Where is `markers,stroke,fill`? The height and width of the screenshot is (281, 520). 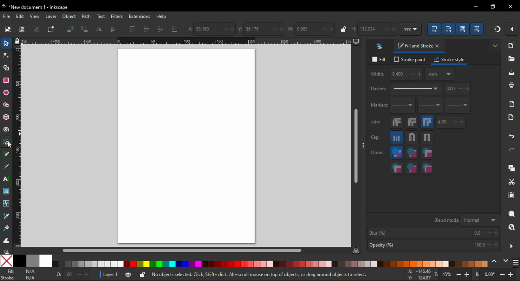 markers,stroke,fill is located at coordinates (427, 168).